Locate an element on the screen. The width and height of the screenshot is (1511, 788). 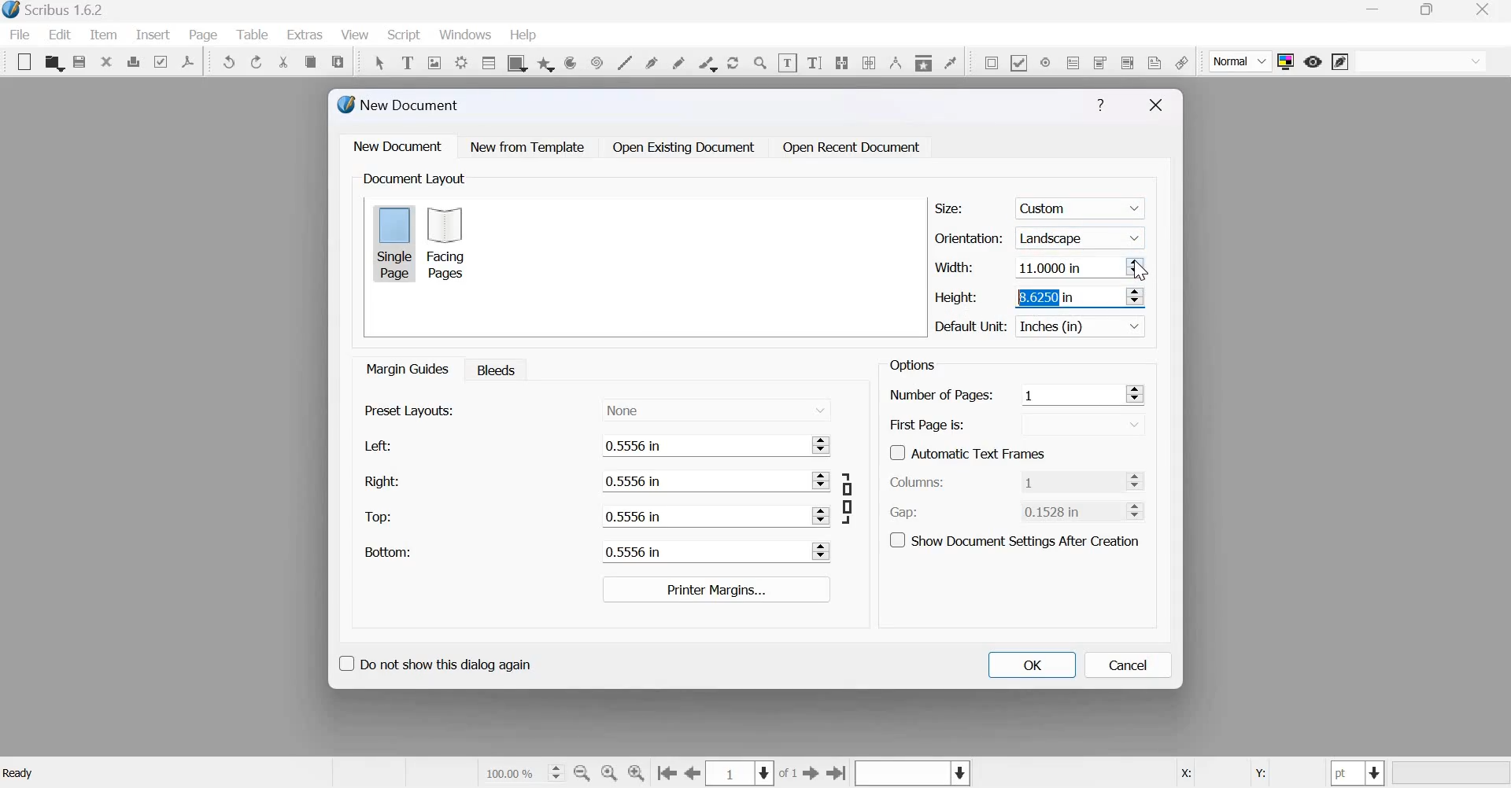
preview mode is located at coordinates (1313, 61).